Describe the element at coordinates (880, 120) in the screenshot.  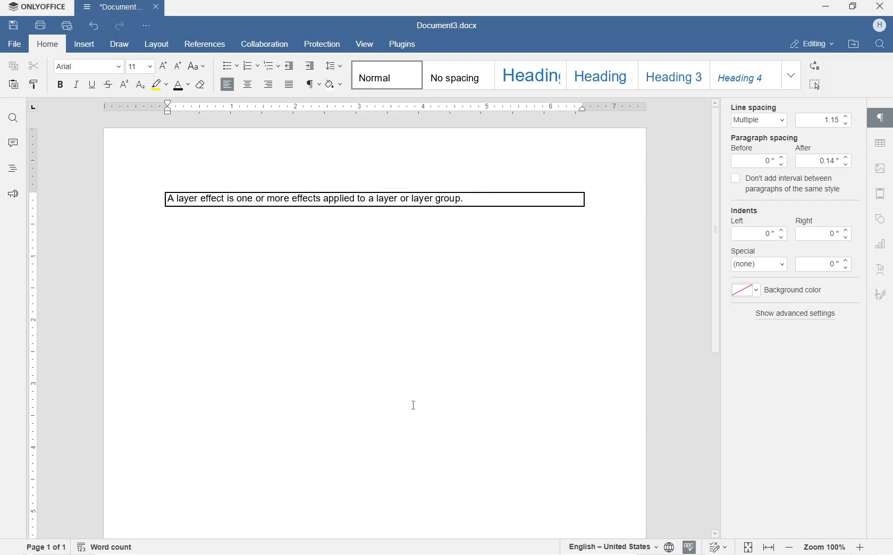
I see `PARAGRAPH SETTINGS` at that location.